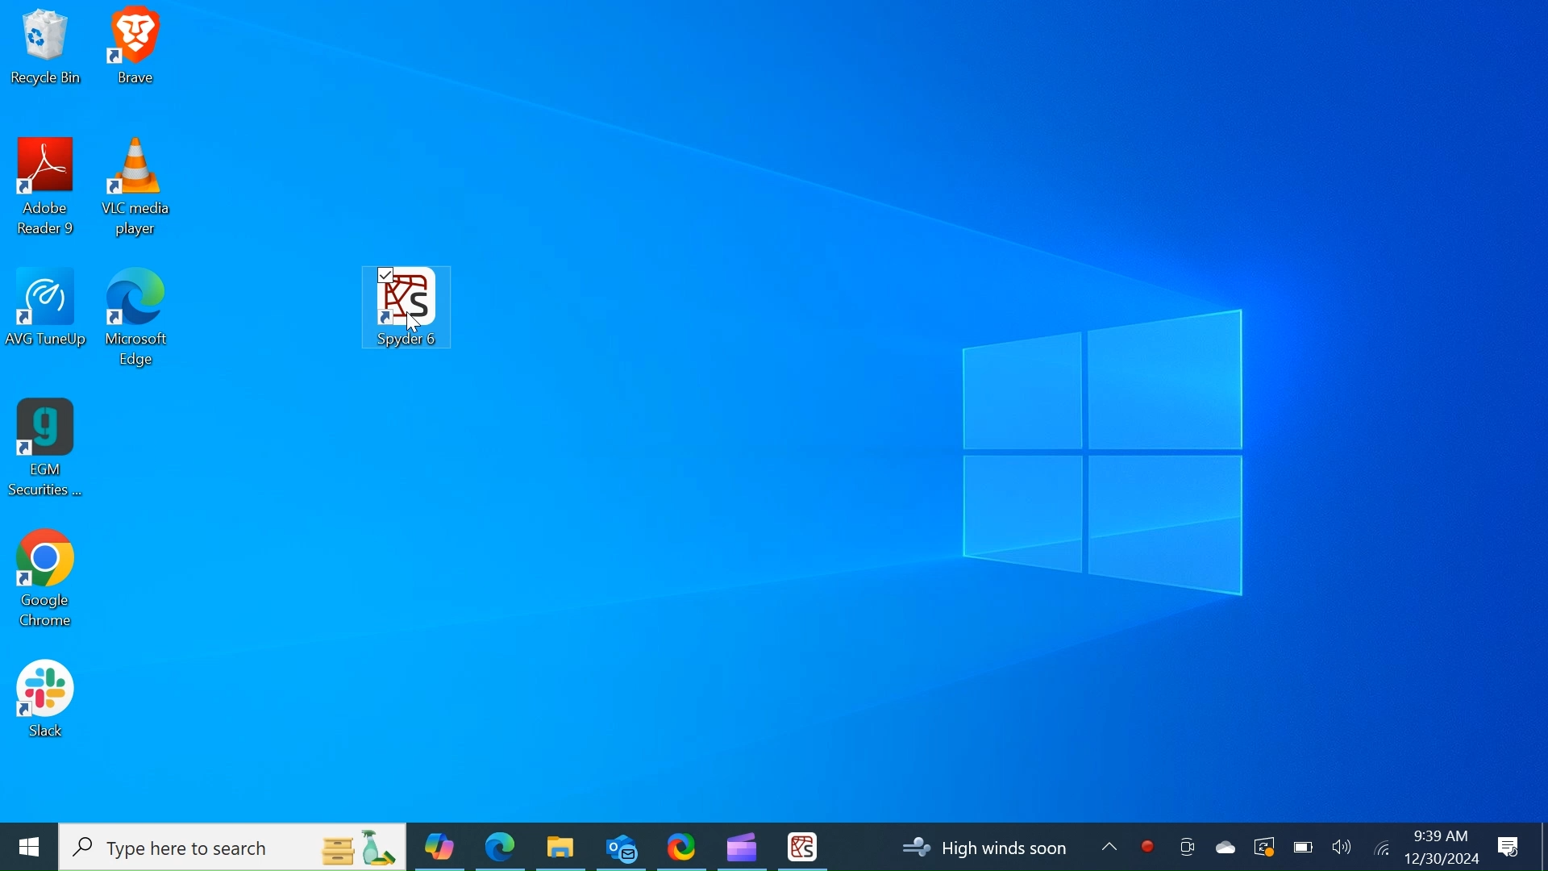 This screenshot has width=1548, height=871. Describe the element at coordinates (741, 845) in the screenshot. I see `Microsoft Clipchamp` at that location.